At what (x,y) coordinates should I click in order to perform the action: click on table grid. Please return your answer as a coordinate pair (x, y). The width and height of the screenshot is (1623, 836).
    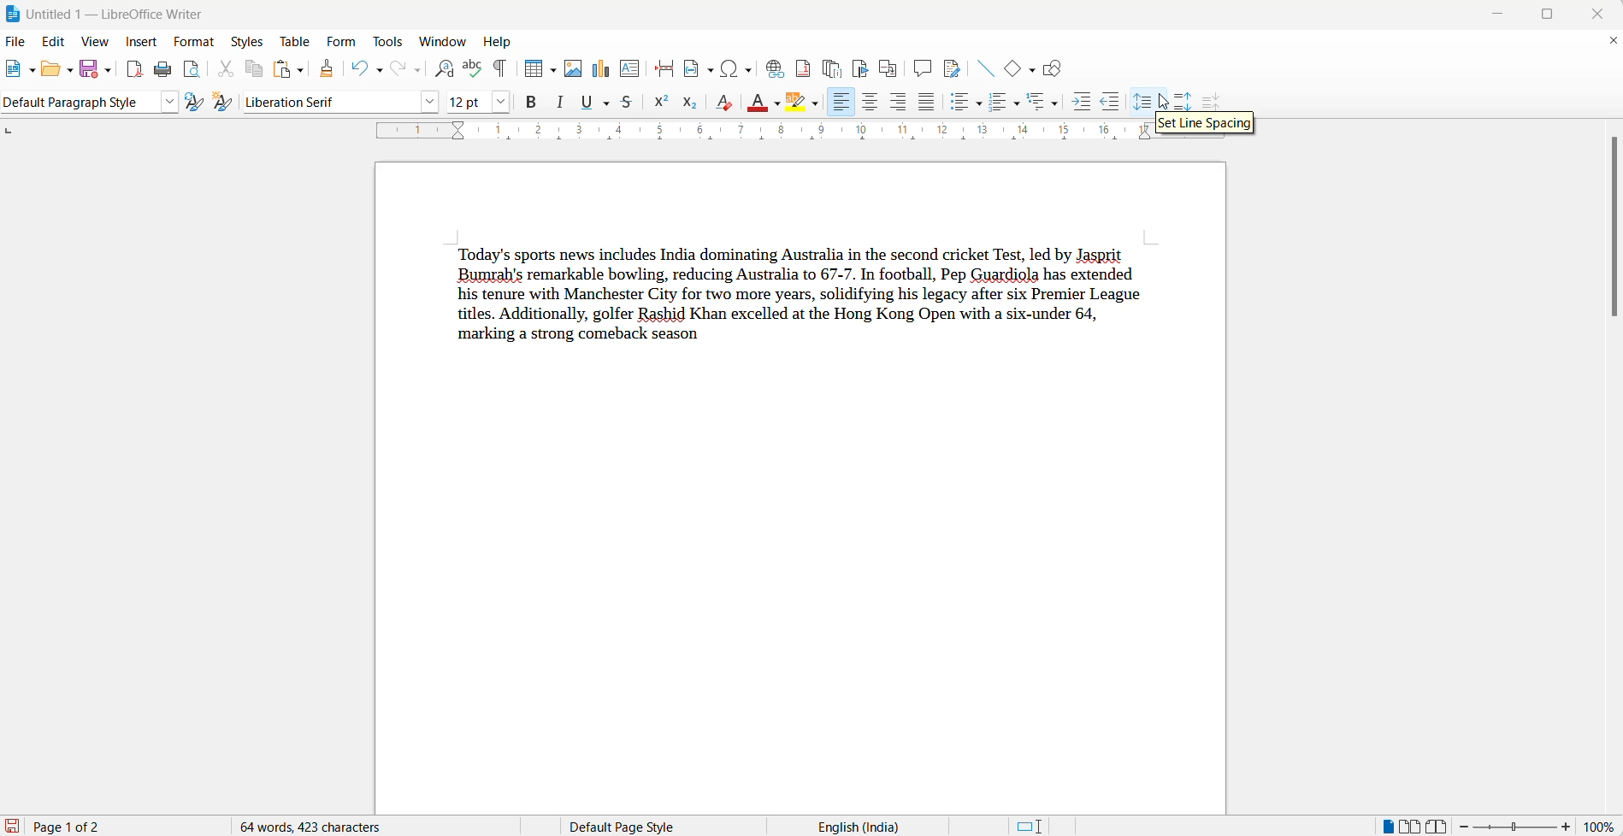
    Looking at the image, I should click on (552, 73).